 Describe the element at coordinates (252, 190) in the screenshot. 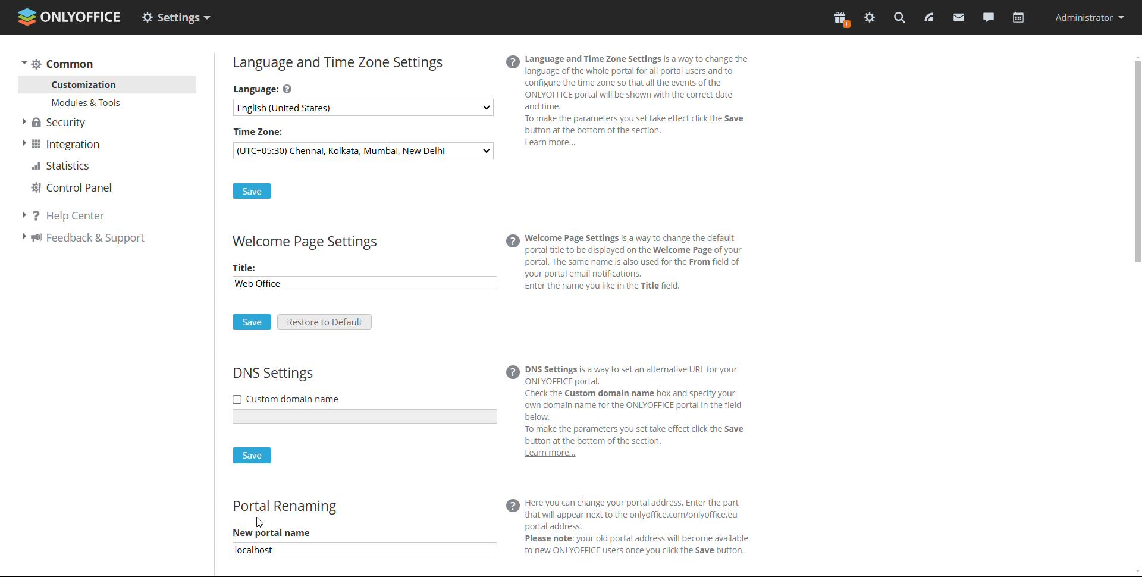

I see `save` at that location.